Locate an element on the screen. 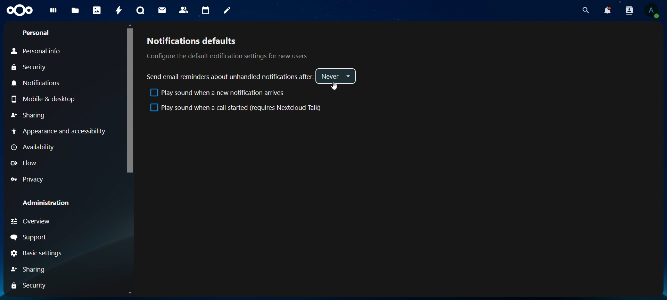 This screenshot has height=300, width=667. Overview is located at coordinates (30, 221).